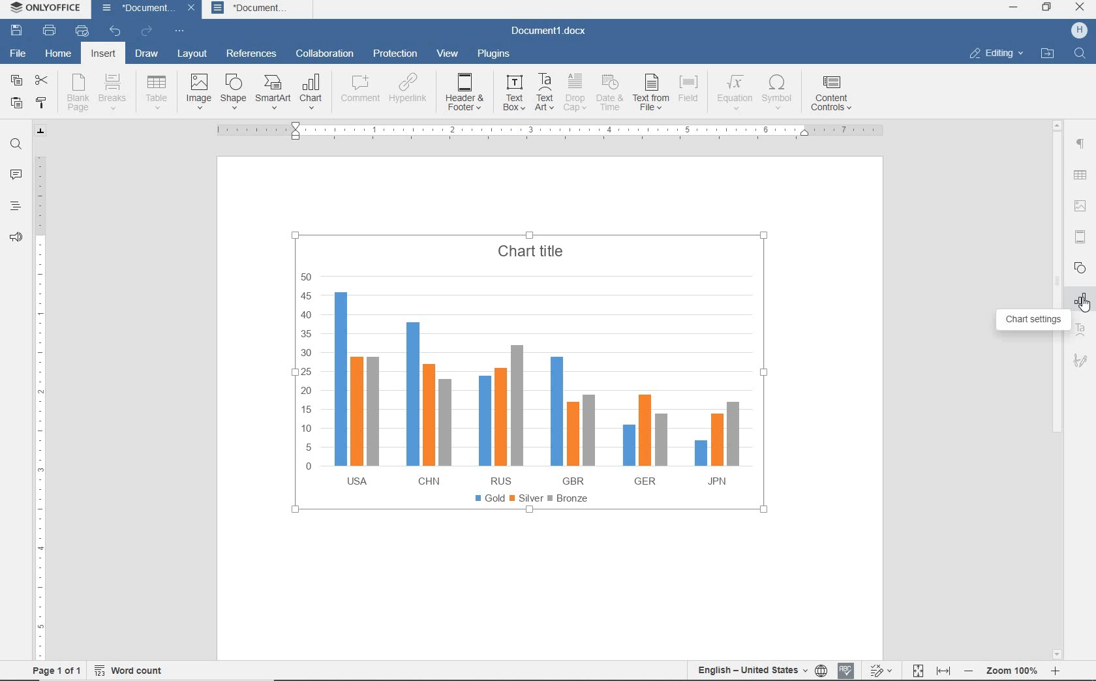  Describe the element at coordinates (1047, 8) in the screenshot. I see `restore down` at that location.